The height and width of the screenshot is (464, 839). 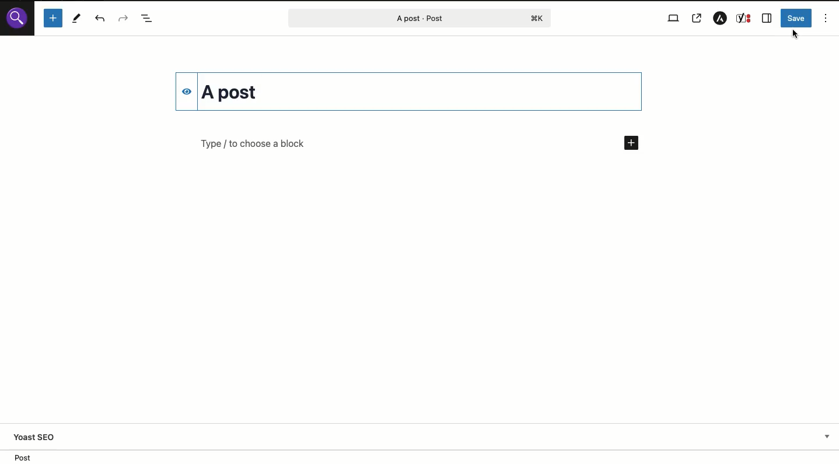 I want to click on Sidebar, so click(x=767, y=18).